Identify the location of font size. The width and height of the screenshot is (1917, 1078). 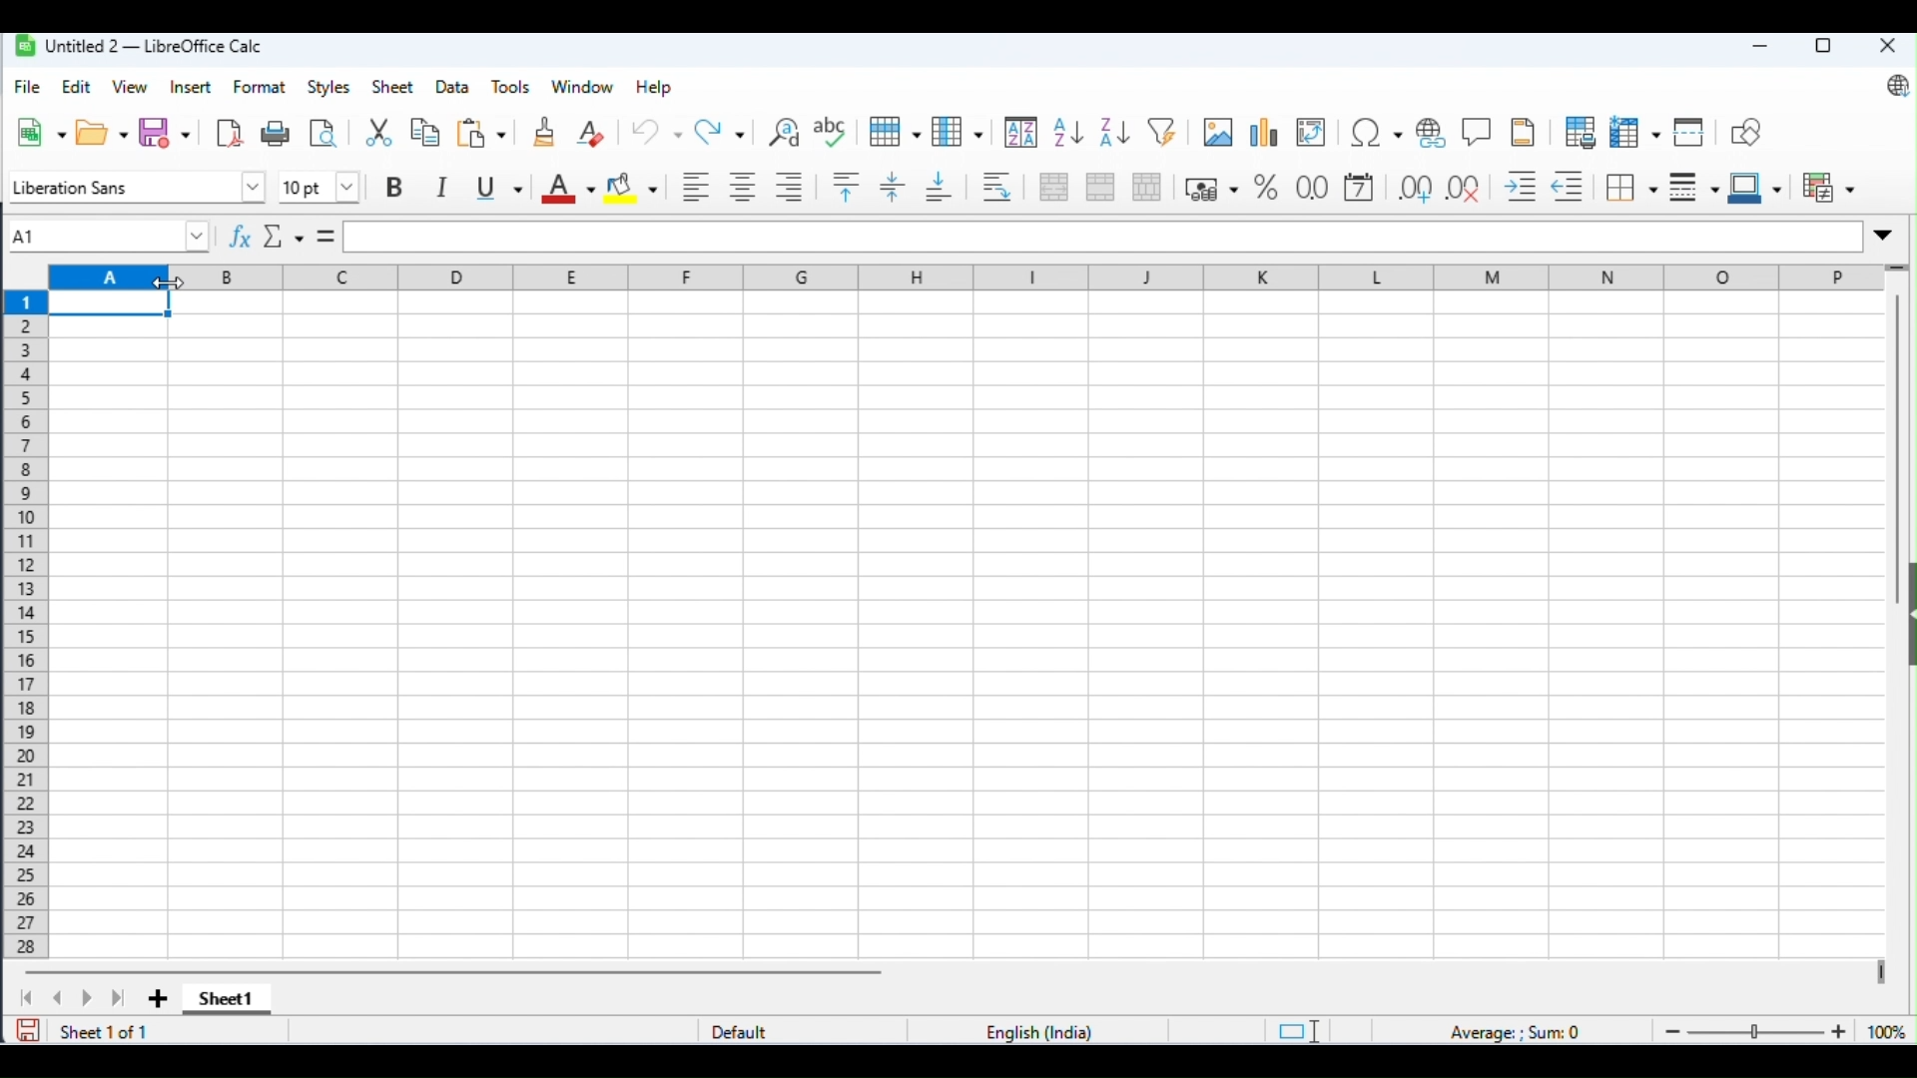
(316, 187).